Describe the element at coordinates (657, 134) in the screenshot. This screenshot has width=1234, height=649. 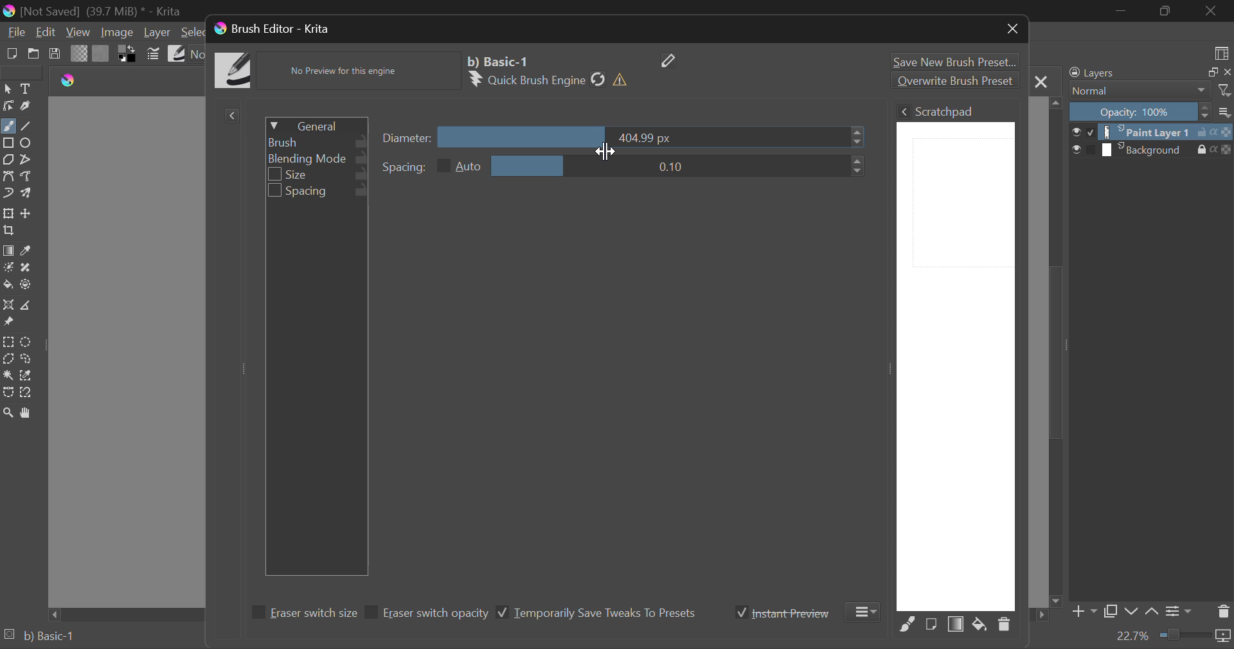
I see `diameter slider` at that location.